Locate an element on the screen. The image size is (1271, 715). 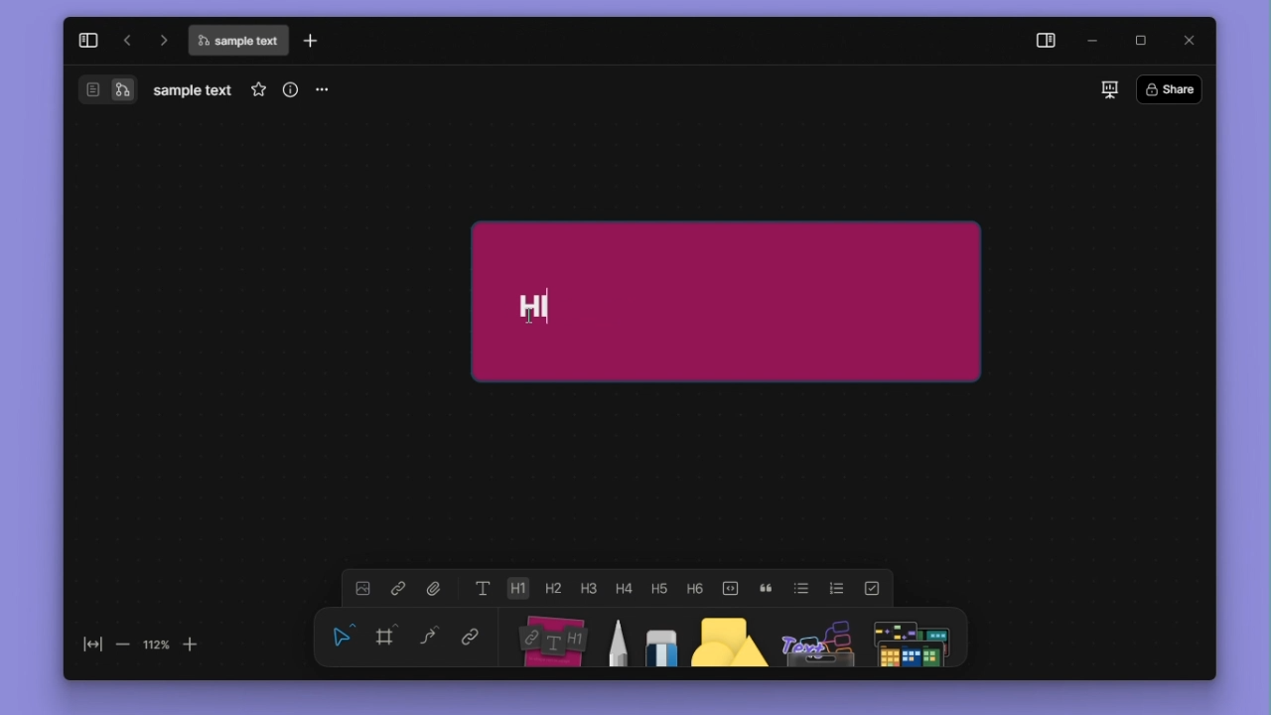
go forward is located at coordinates (162, 40).